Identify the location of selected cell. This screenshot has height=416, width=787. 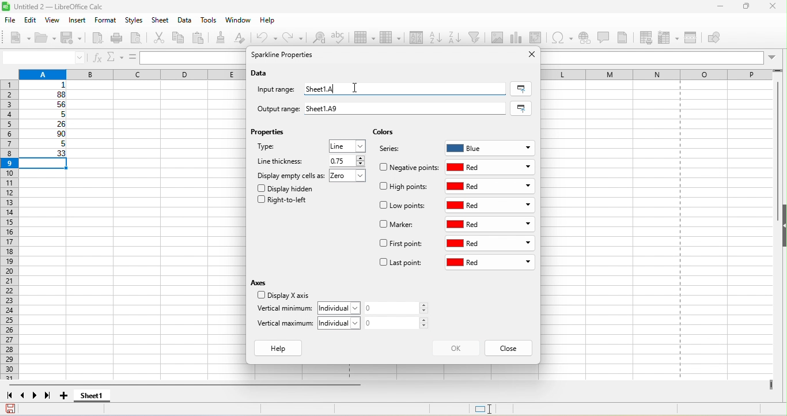
(47, 164).